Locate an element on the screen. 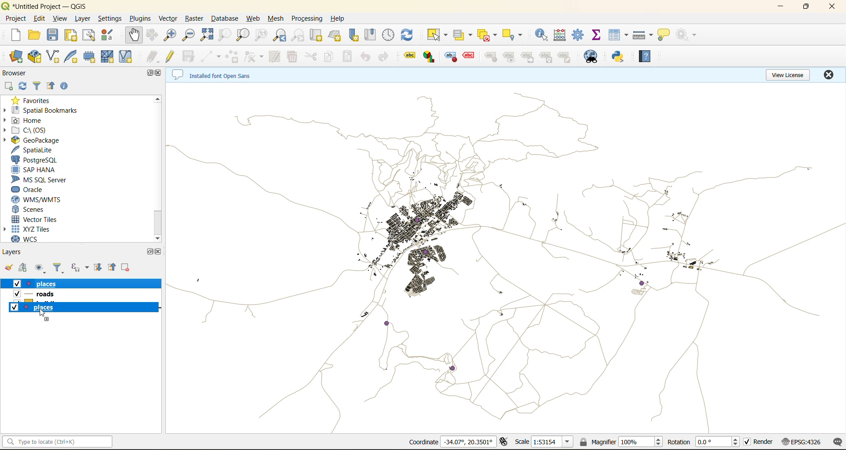  filter by expression is located at coordinates (79, 268).